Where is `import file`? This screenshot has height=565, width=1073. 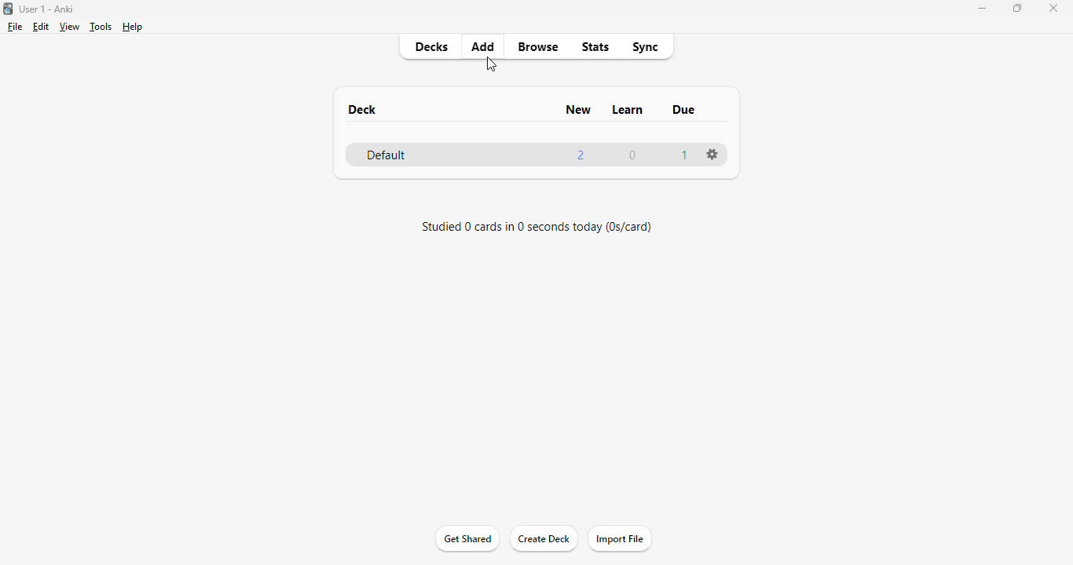 import file is located at coordinates (619, 539).